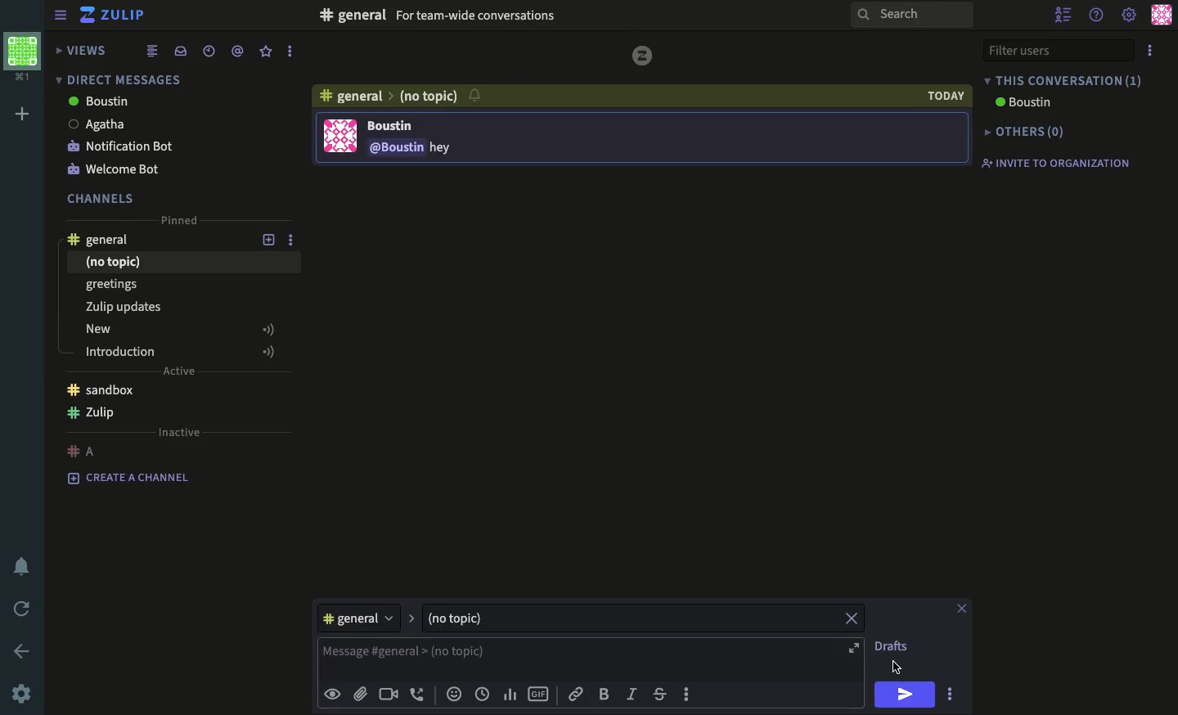 The height and width of the screenshot is (715, 1178). I want to click on settings, so click(1130, 16).